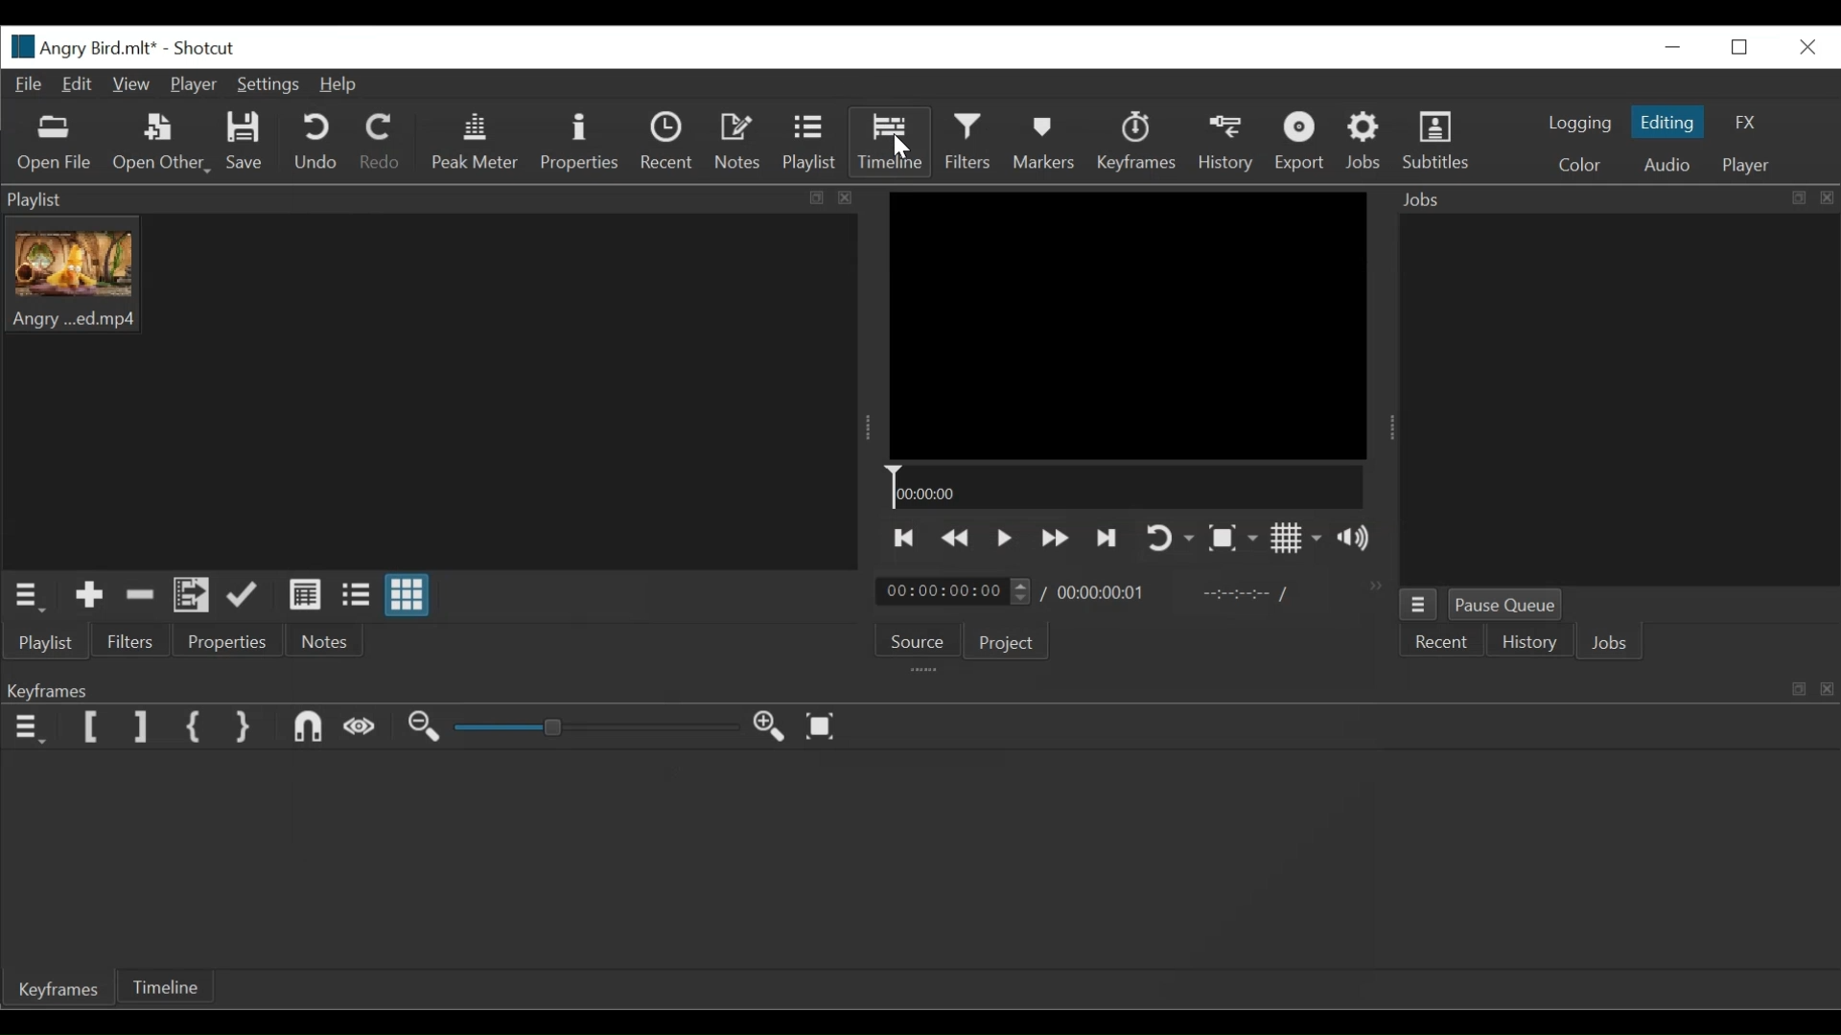 This screenshot has height=1035, width=1841. What do you see at coordinates (1676, 47) in the screenshot?
I see `Minimize` at bounding box center [1676, 47].